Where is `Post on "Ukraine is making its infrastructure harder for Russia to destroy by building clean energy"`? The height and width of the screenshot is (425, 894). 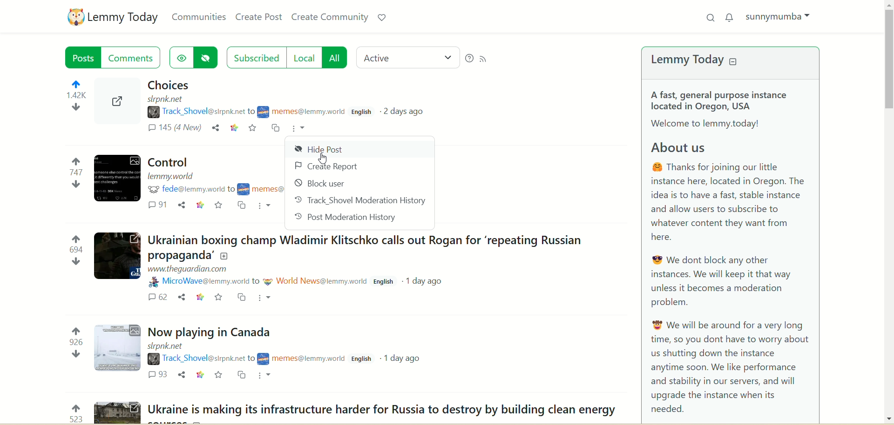 Post on "Ukraine is making its infrastructure harder for Russia to destroy by building clean energy" is located at coordinates (382, 410).